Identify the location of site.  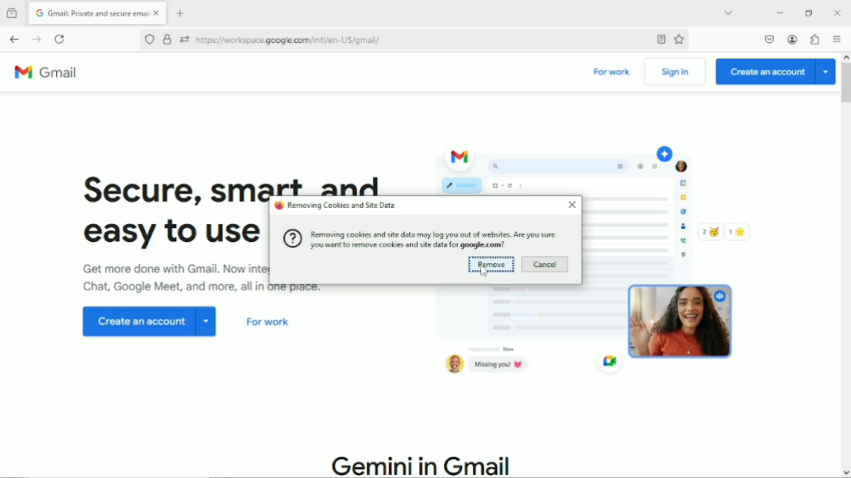
(289, 40).